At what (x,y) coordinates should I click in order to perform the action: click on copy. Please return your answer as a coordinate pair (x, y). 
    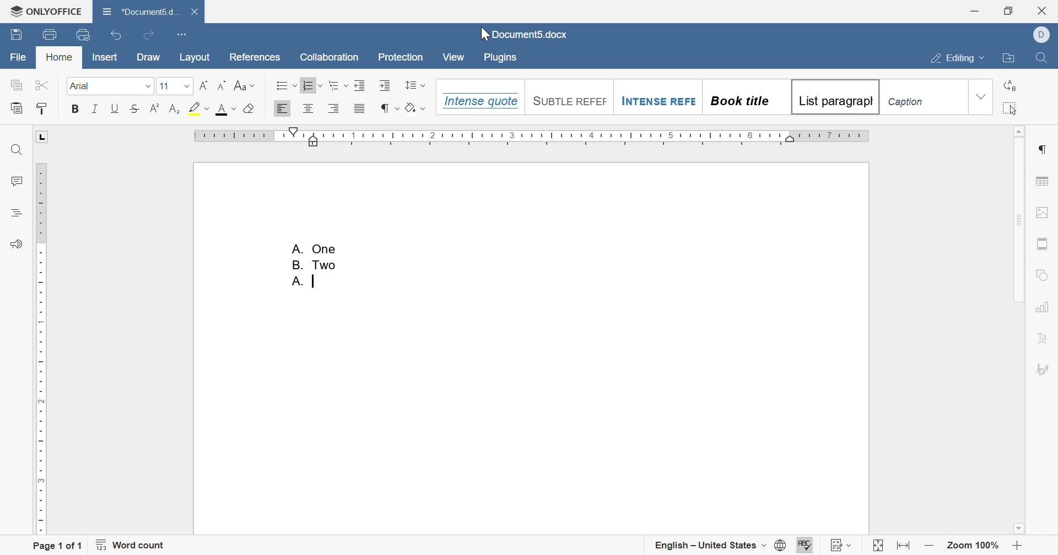
    Looking at the image, I should click on (326, 266).